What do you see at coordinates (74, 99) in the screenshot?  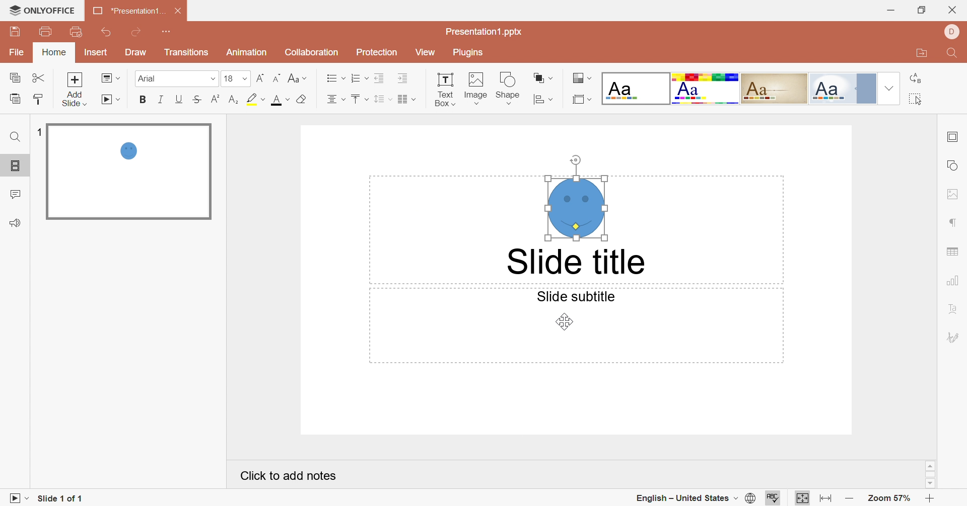 I see `add slide with theme` at bounding box center [74, 99].